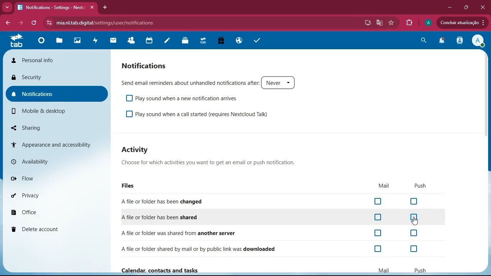  Describe the element at coordinates (58, 42) in the screenshot. I see `files` at that location.